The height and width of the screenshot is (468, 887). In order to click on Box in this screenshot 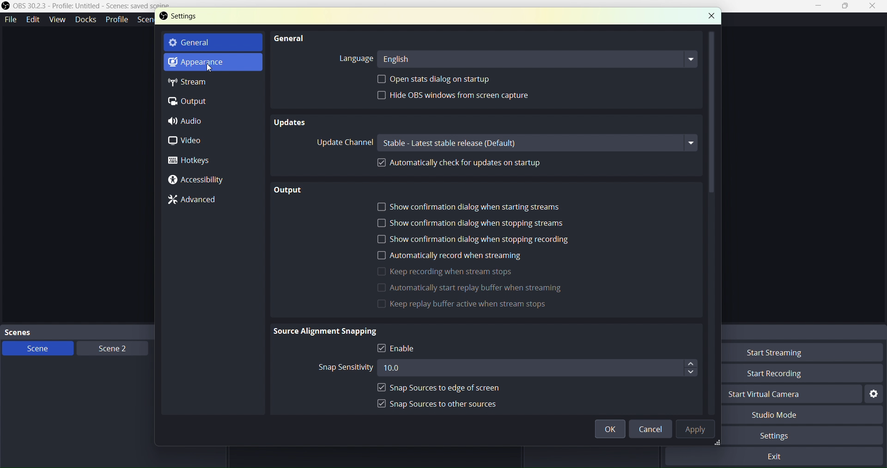, I will do `click(846, 6)`.